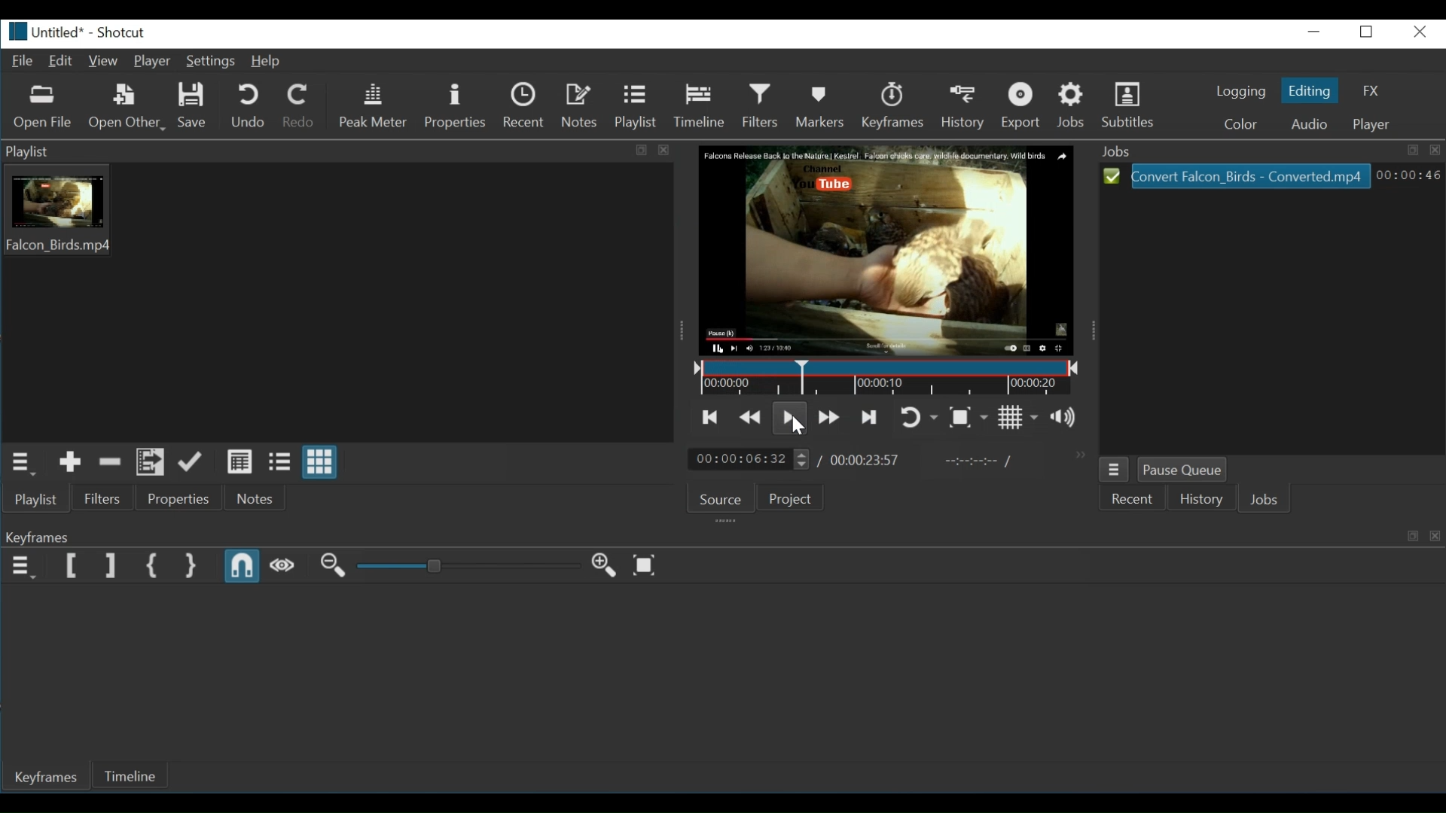 Image resolution: width=1446 pixels, height=813 pixels. Describe the element at coordinates (128, 106) in the screenshot. I see `Open Other` at that location.